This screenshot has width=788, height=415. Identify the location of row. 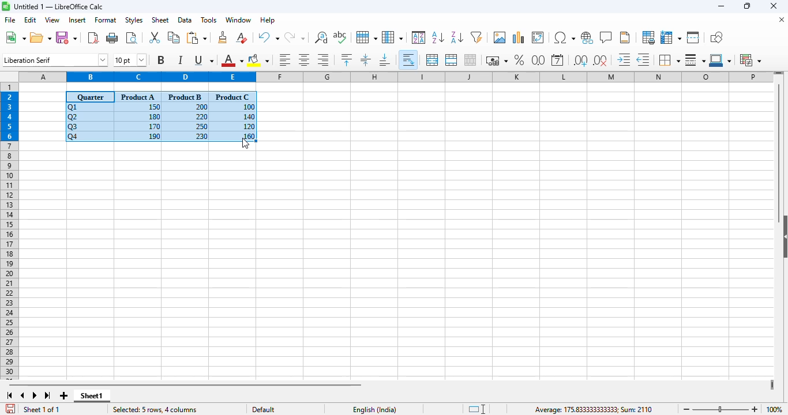
(367, 37).